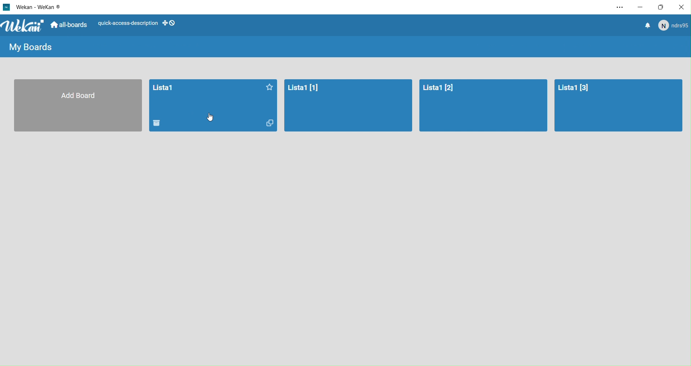 This screenshot has width=691, height=366. What do you see at coordinates (43, 6) in the screenshot?
I see `WeKan` at bounding box center [43, 6].